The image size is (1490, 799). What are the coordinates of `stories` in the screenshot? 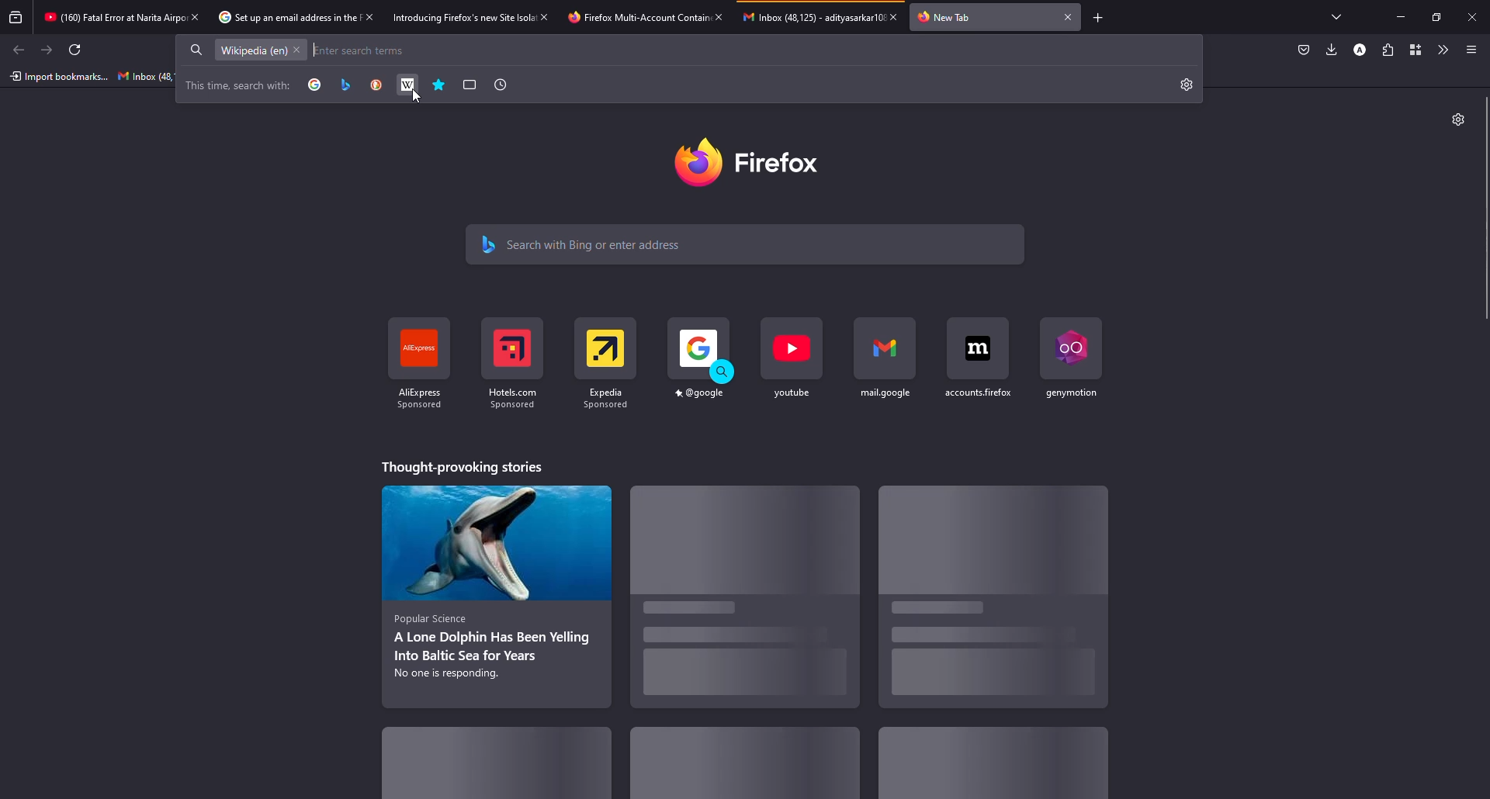 It's located at (747, 603).